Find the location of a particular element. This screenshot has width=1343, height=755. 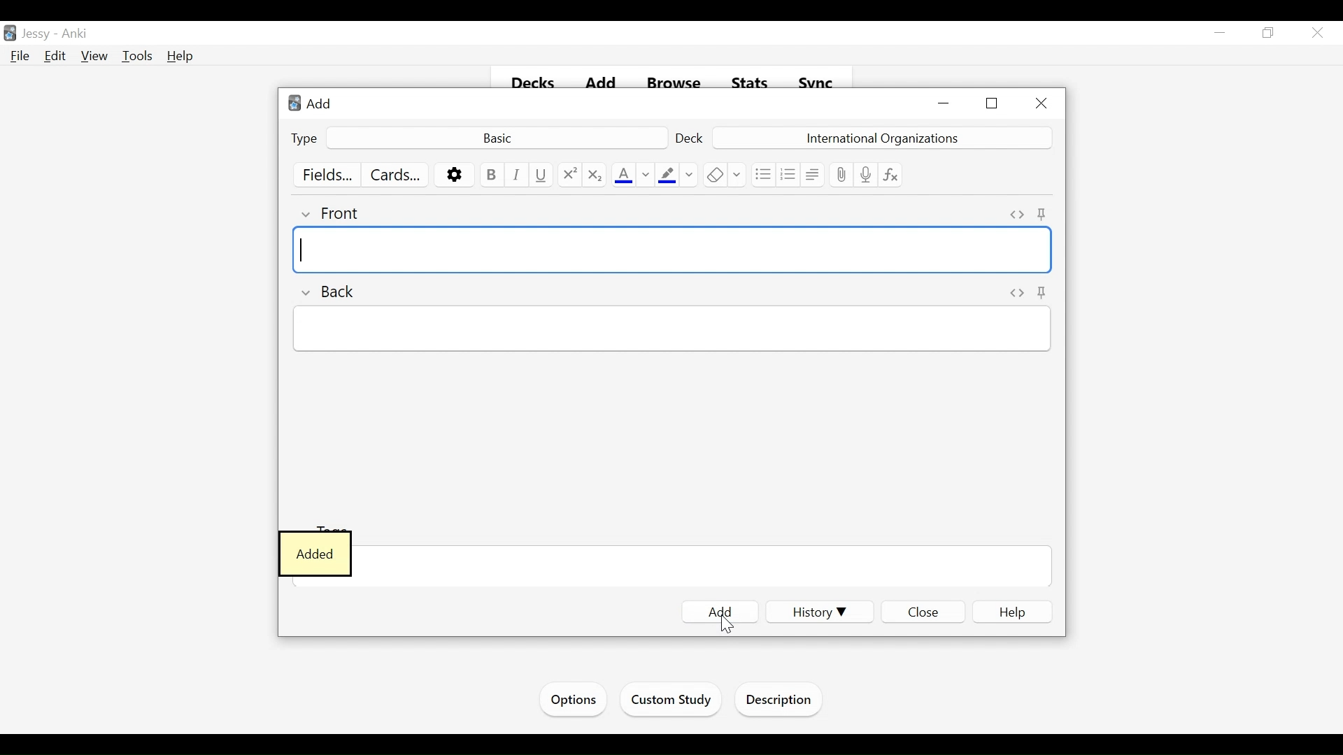

Toggle HTML is located at coordinates (1016, 214).